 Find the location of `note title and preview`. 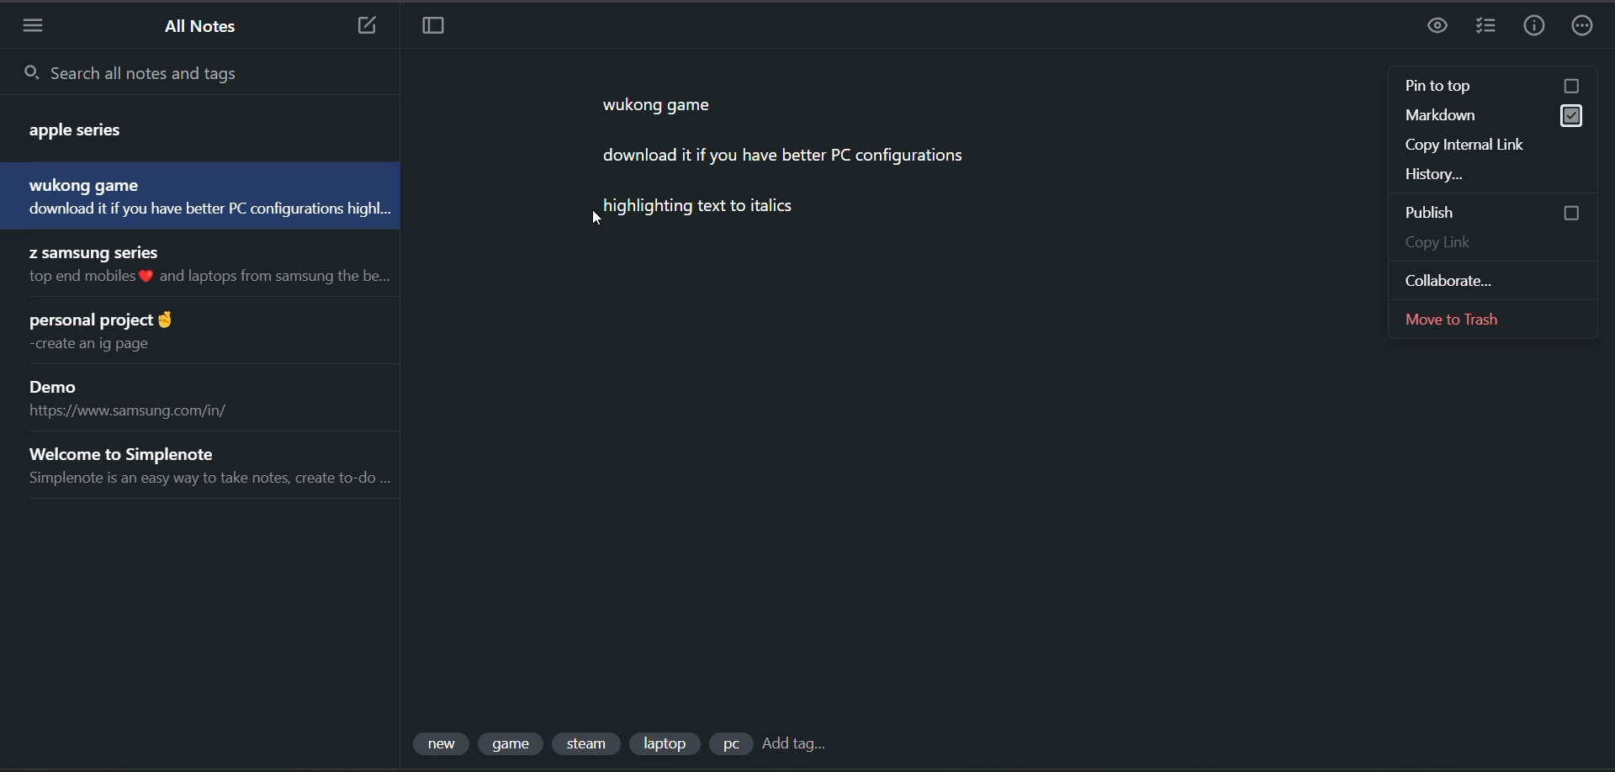

note title and preview is located at coordinates (196, 195).